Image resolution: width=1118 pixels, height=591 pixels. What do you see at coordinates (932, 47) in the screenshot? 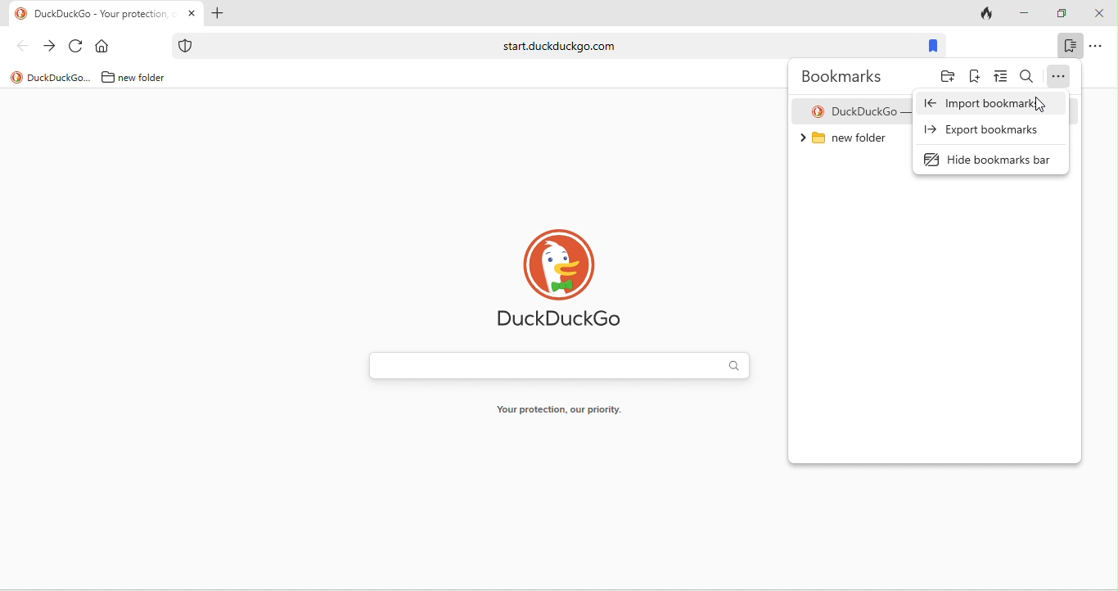
I see `bookmarks` at bounding box center [932, 47].